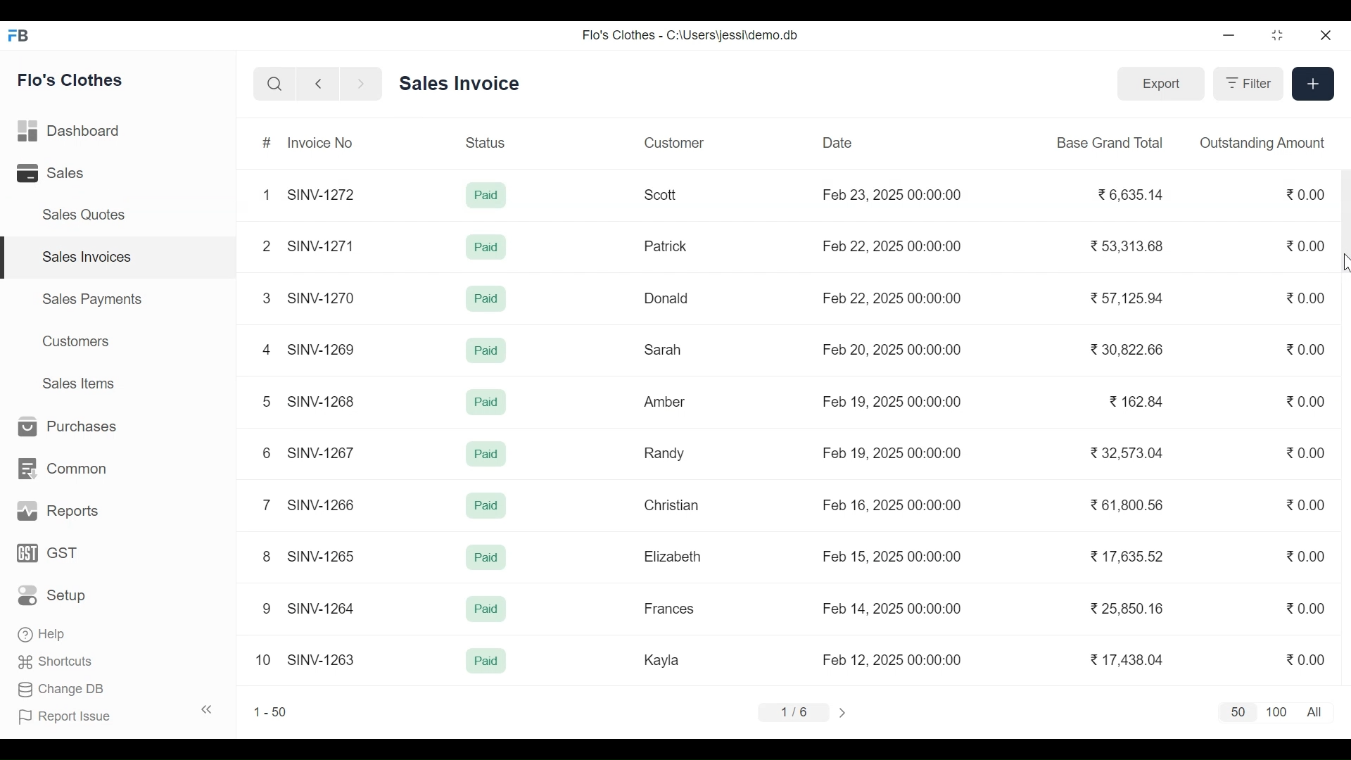 This screenshot has width=1351, height=760. What do you see at coordinates (1305, 194) in the screenshot?
I see `0.00` at bounding box center [1305, 194].